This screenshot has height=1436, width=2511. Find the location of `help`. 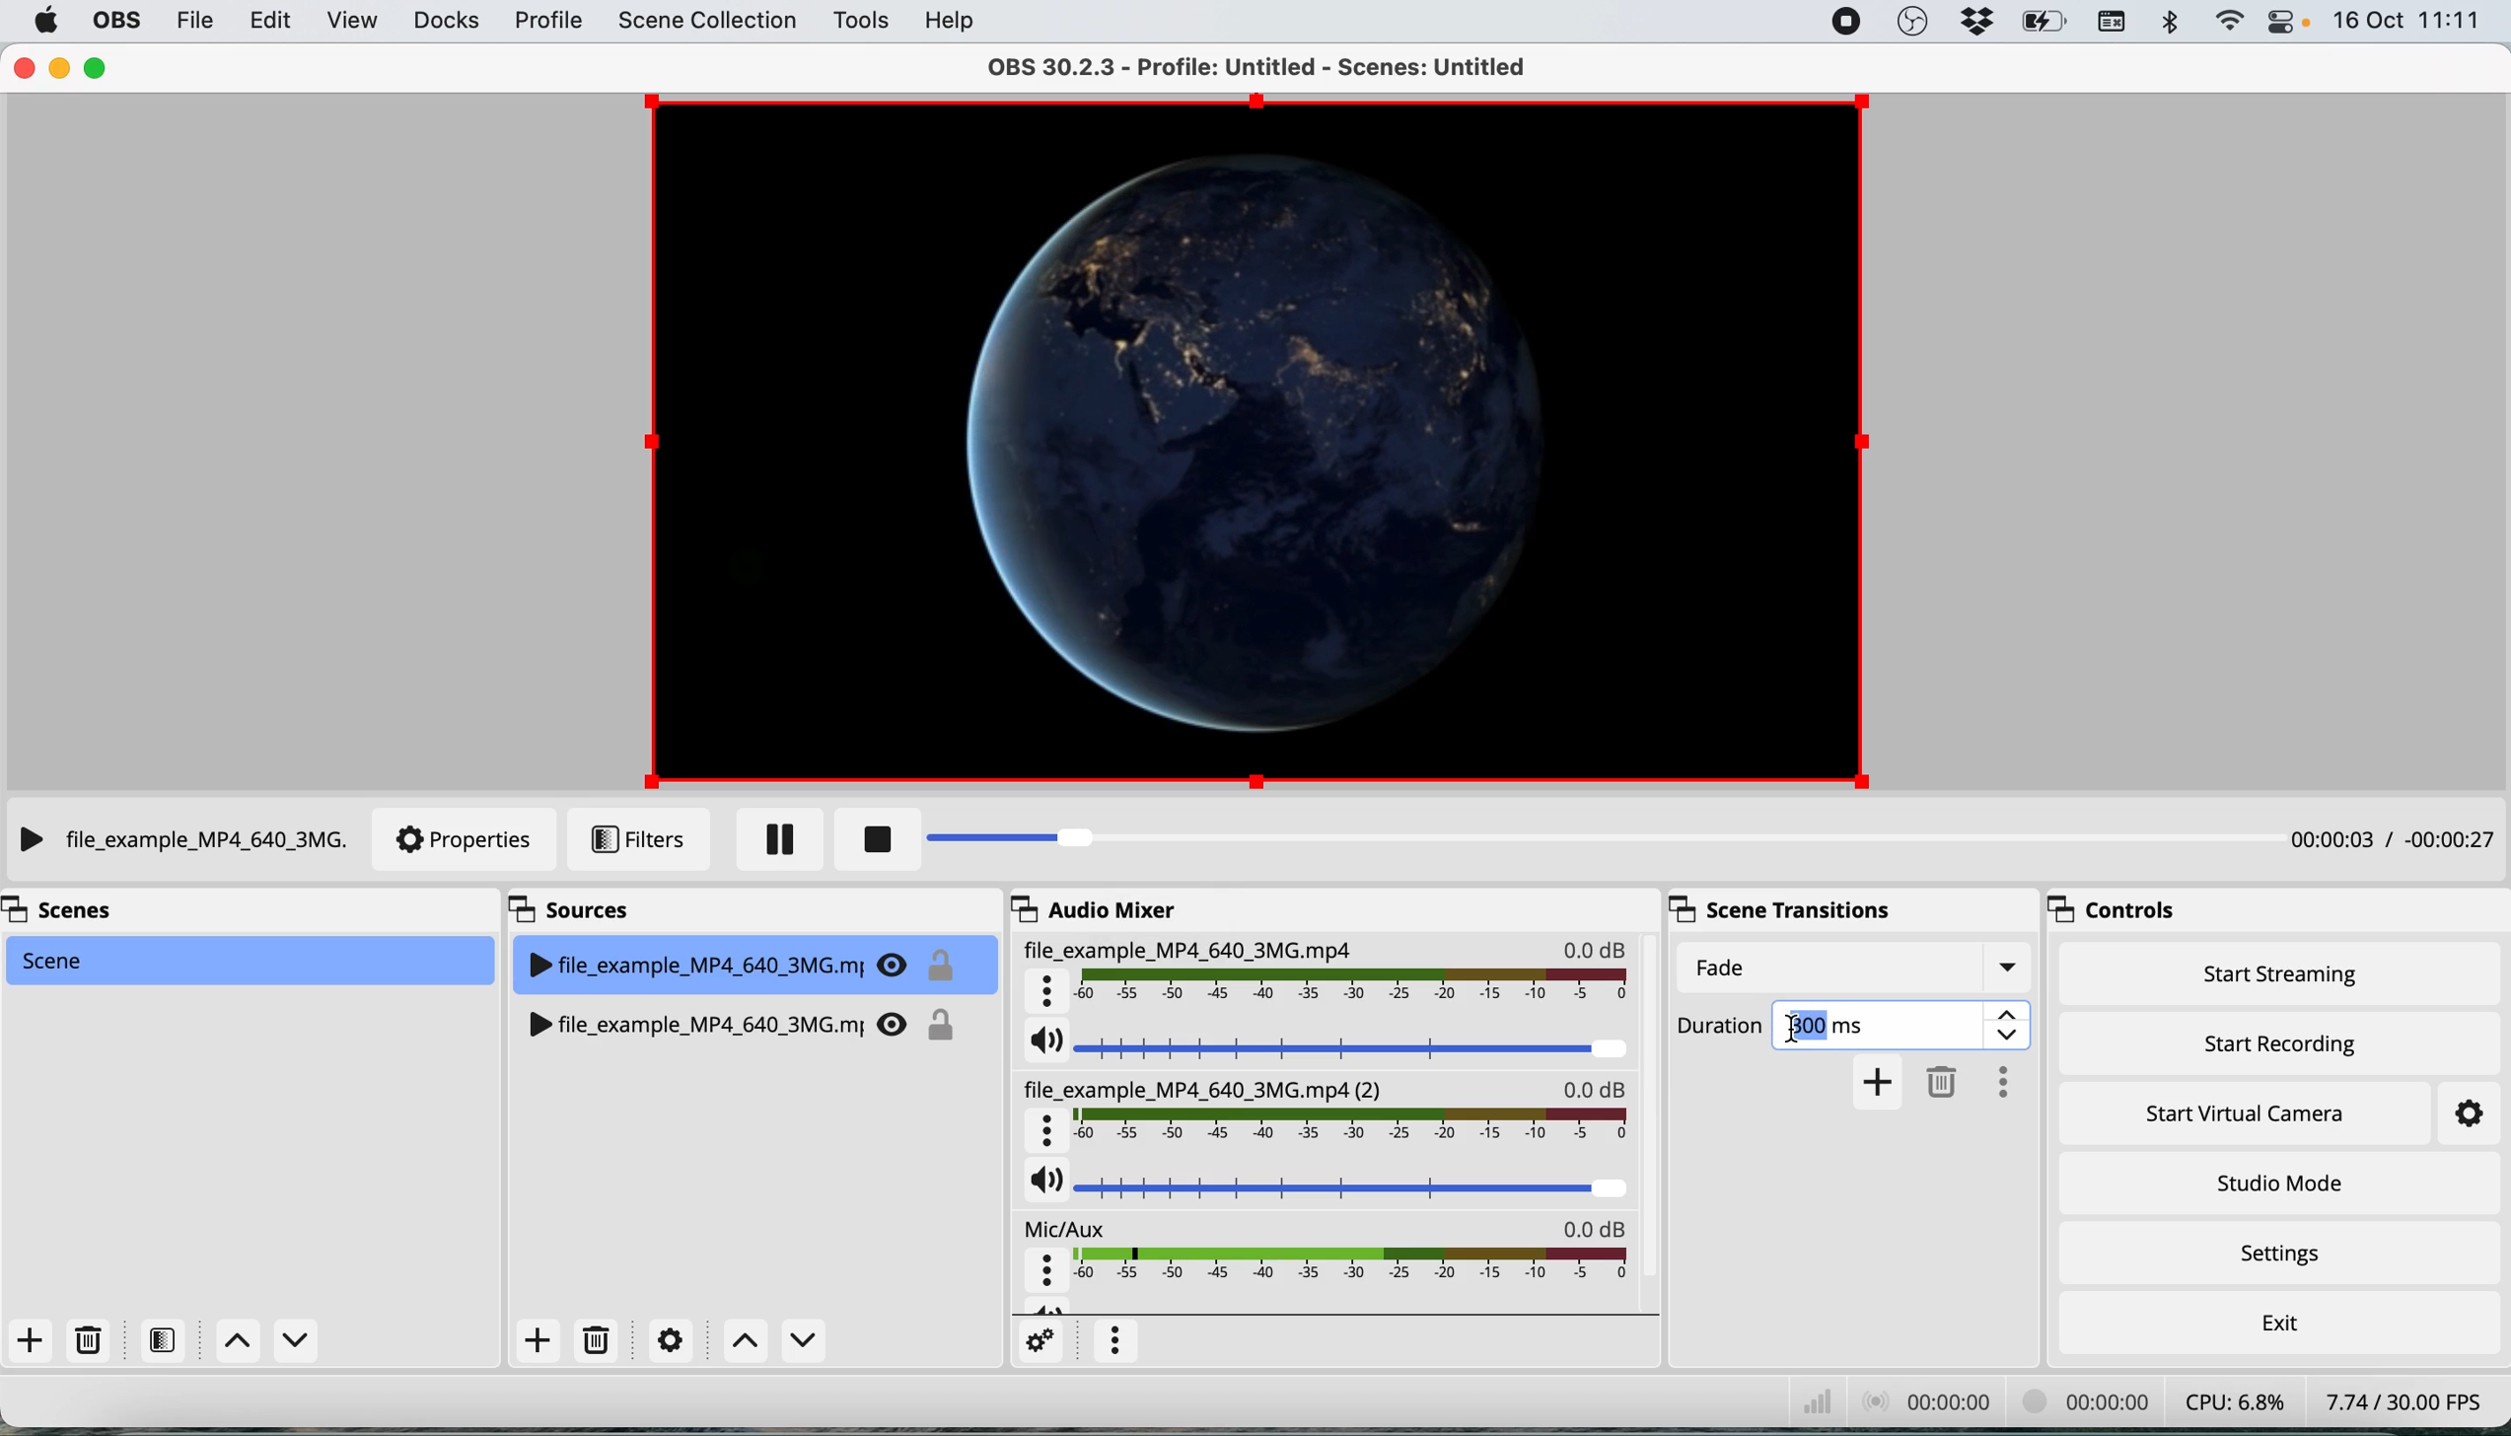

help is located at coordinates (945, 21).